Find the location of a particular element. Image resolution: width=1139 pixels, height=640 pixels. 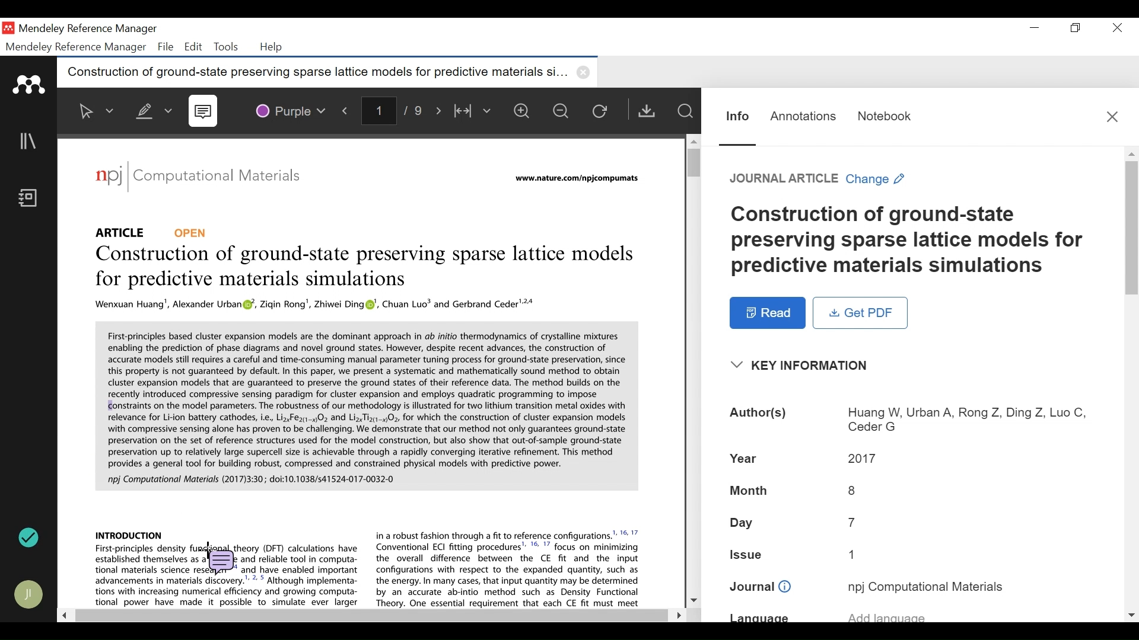

Read is located at coordinates (767, 313).